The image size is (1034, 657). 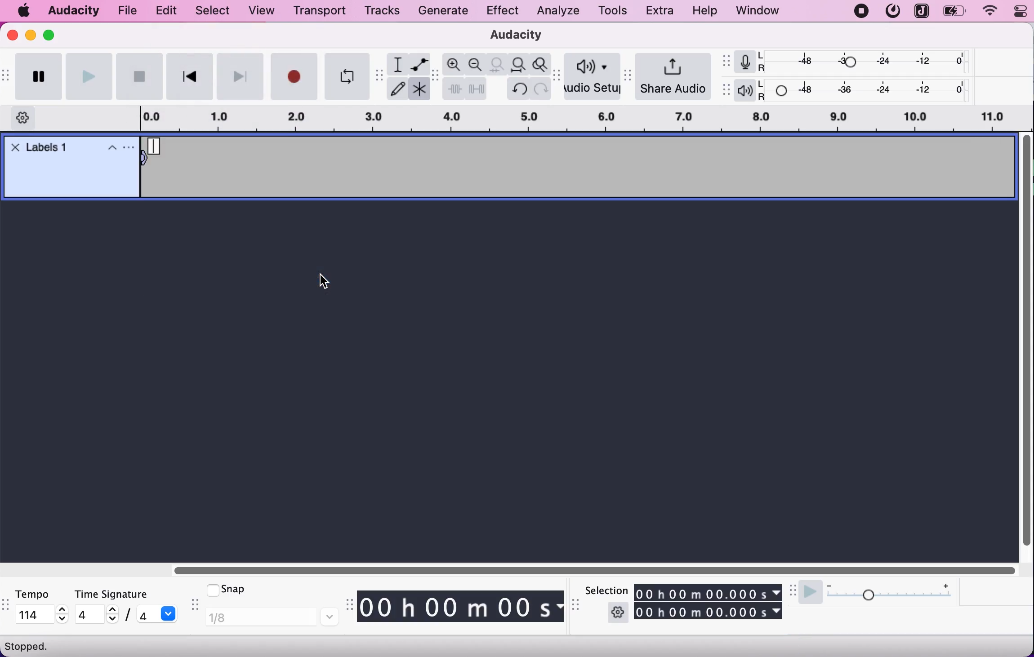 What do you see at coordinates (811, 593) in the screenshot?
I see `play at speed` at bounding box center [811, 593].